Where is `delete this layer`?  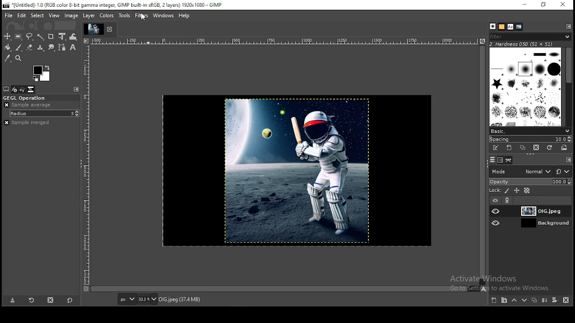
delete this layer is located at coordinates (566, 301).